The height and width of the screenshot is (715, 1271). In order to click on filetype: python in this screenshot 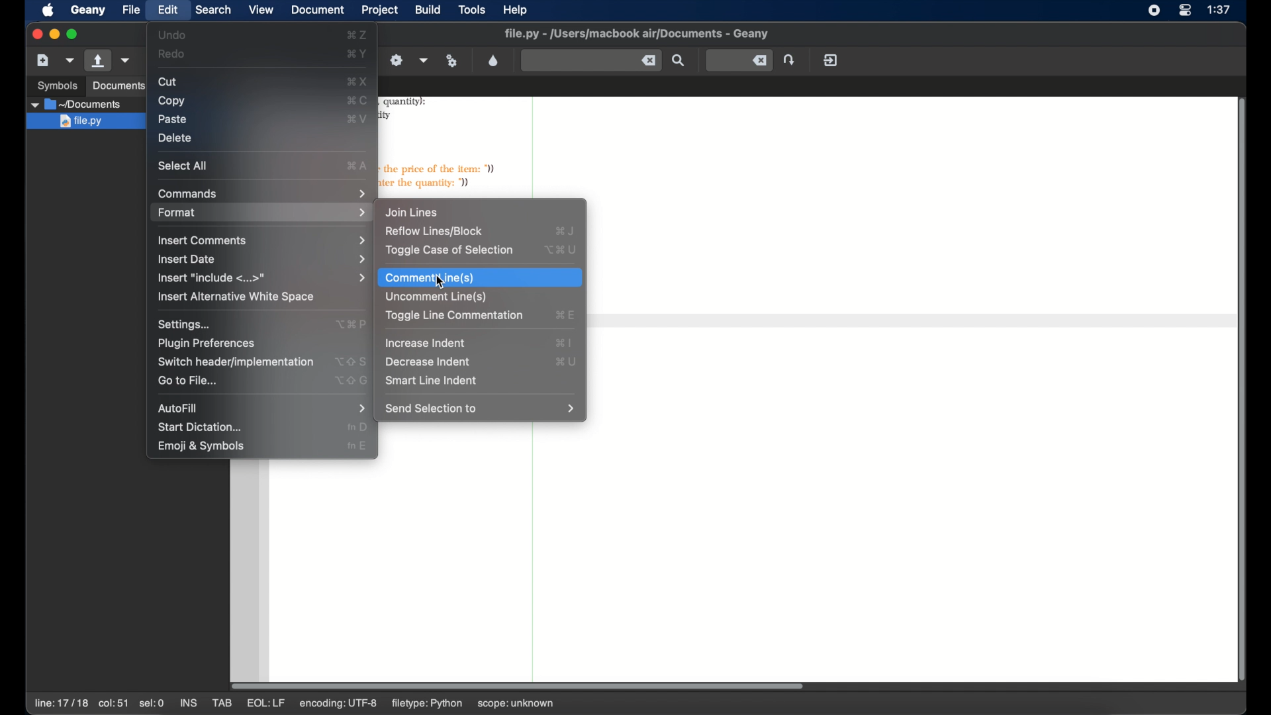, I will do `click(428, 704)`.